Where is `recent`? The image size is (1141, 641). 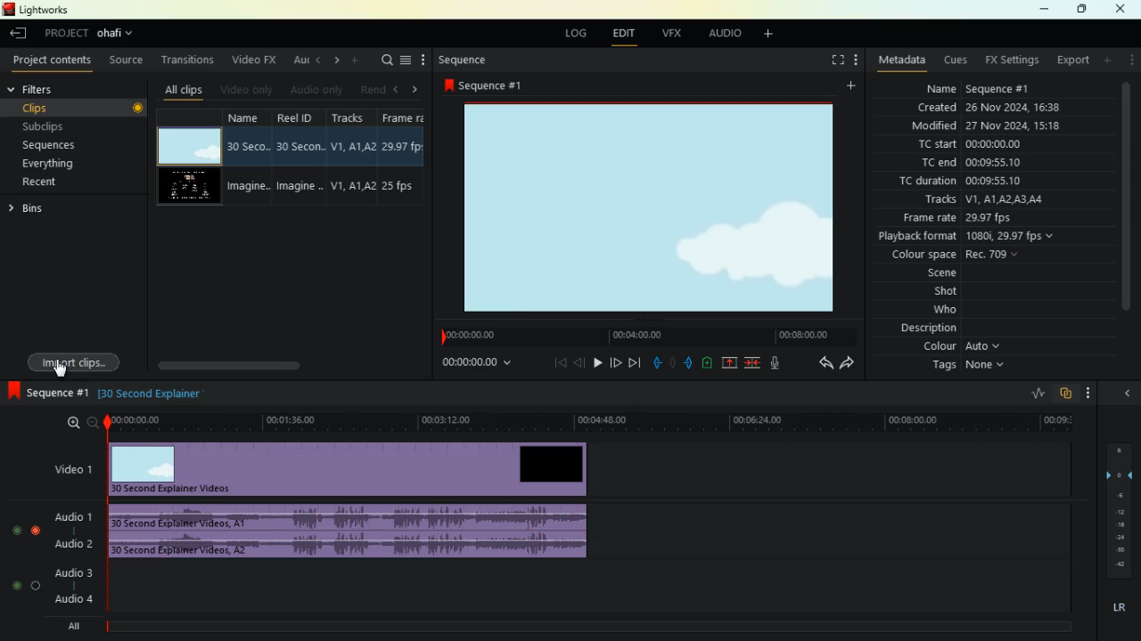 recent is located at coordinates (54, 182).